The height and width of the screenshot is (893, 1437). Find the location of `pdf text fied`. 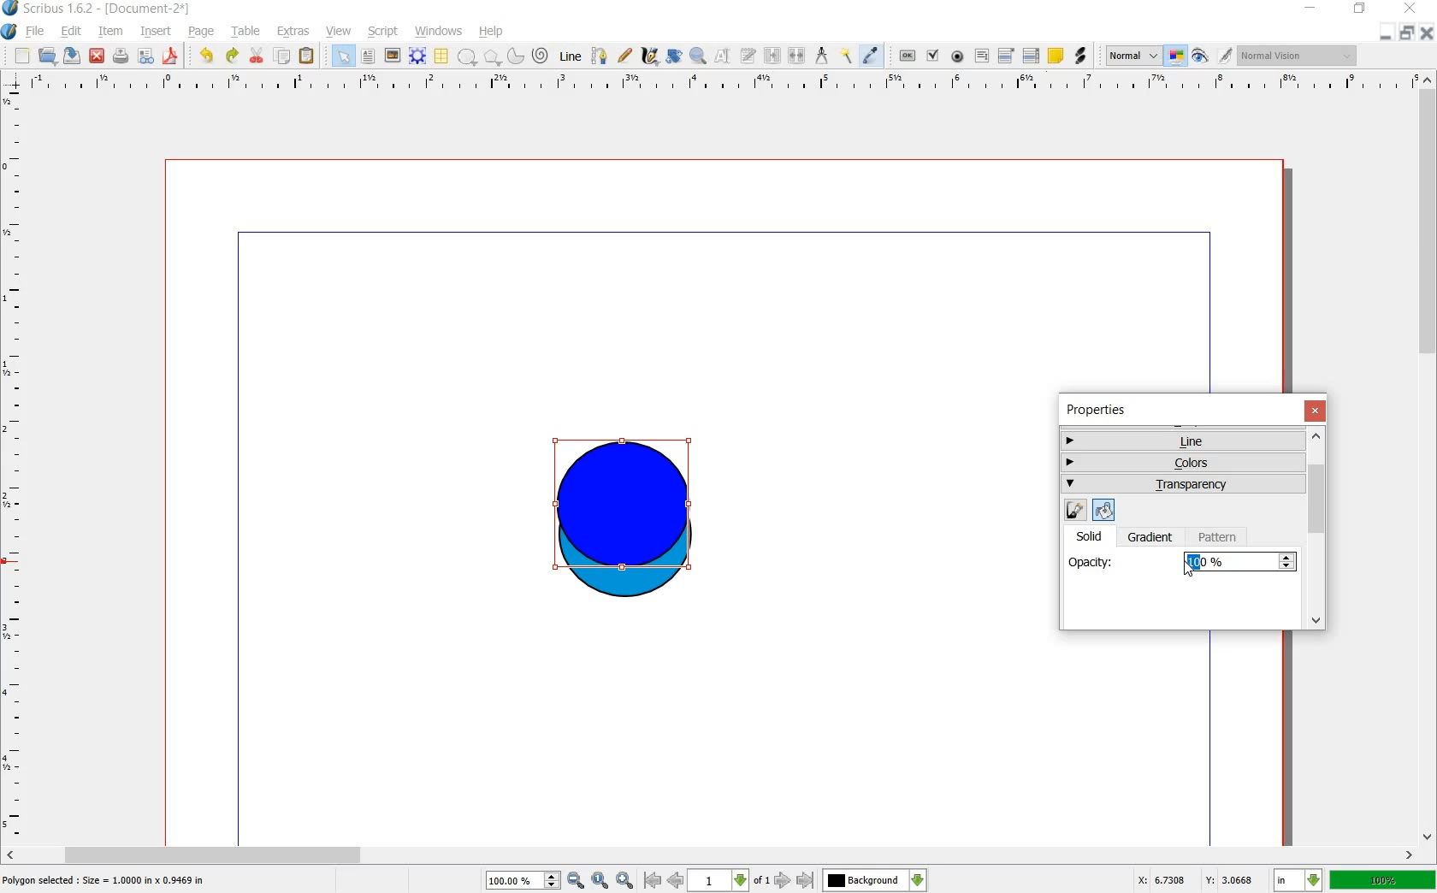

pdf text fied is located at coordinates (982, 55).